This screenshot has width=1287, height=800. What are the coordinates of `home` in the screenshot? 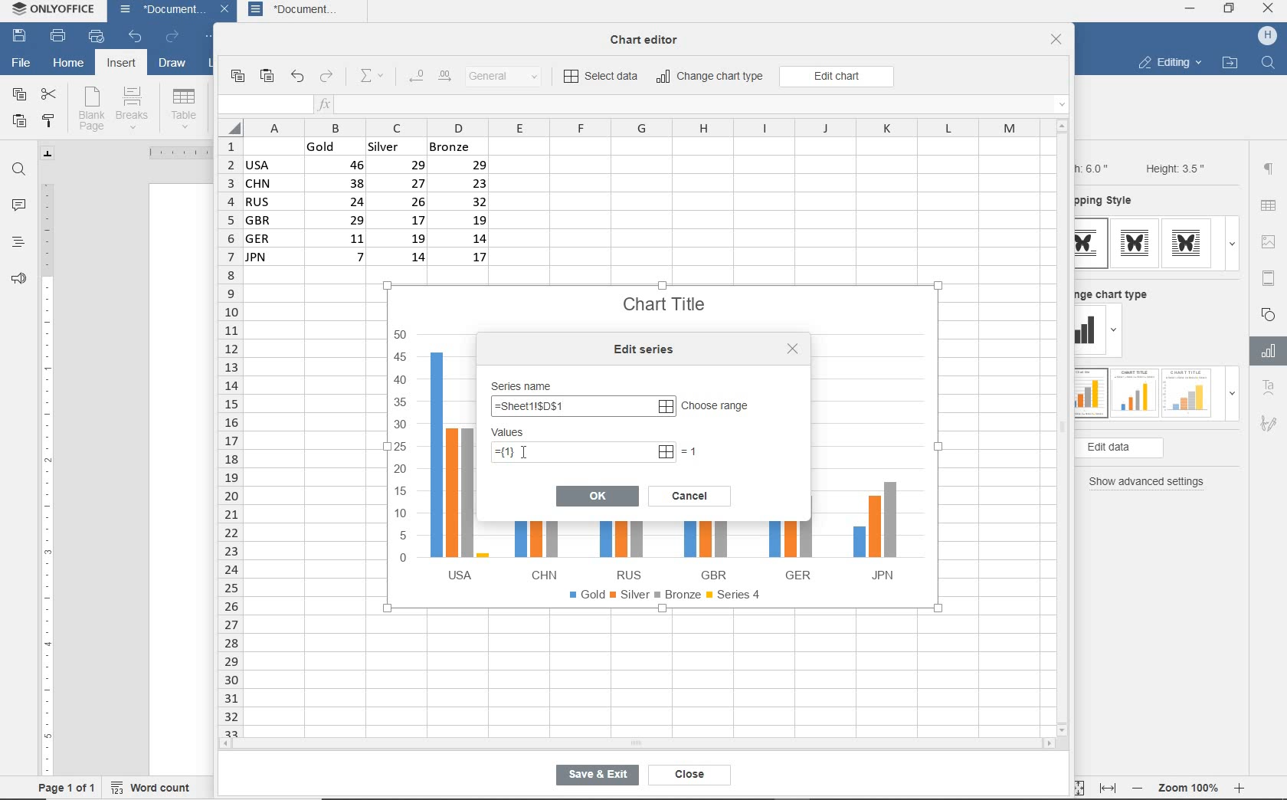 It's located at (68, 65).